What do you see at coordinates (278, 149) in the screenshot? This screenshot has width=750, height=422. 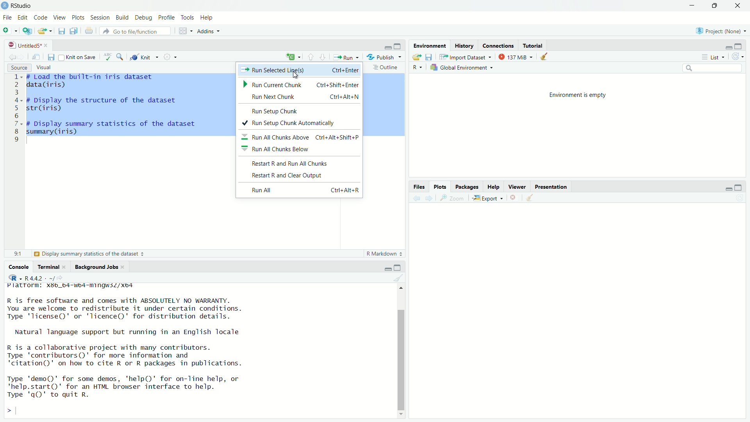 I see `= Run All Chunks Below` at bounding box center [278, 149].